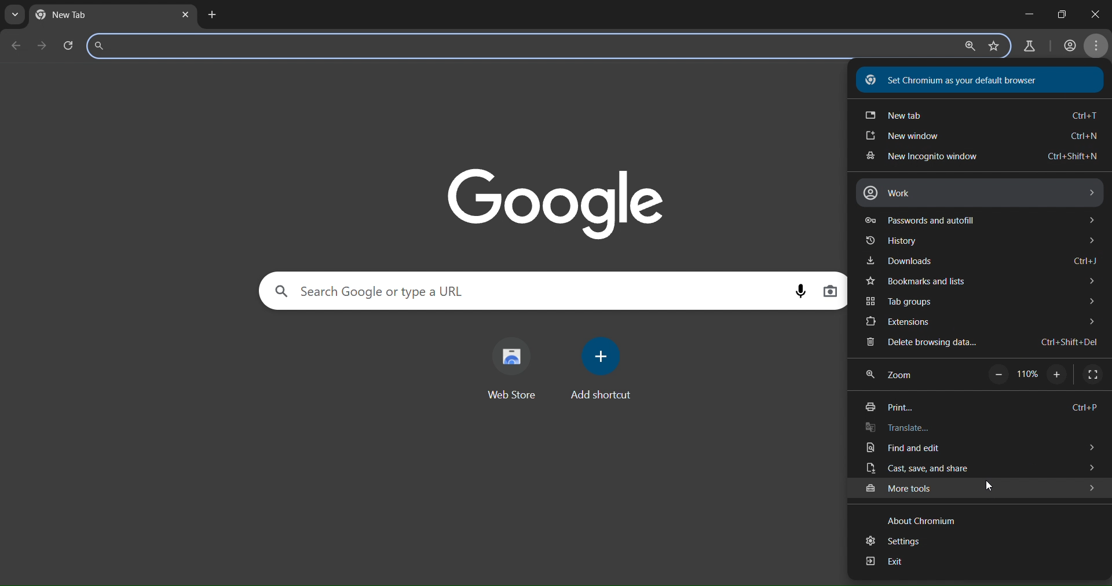 This screenshot has height=586, width=1112. What do you see at coordinates (376, 290) in the screenshot?
I see `Search Google or type a URL` at bounding box center [376, 290].